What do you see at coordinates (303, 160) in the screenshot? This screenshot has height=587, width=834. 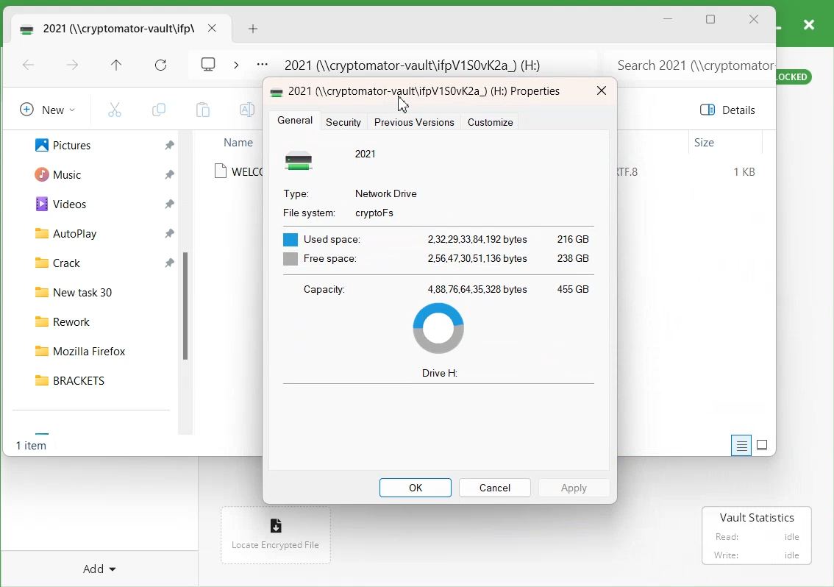 I see `icon` at bounding box center [303, 160].